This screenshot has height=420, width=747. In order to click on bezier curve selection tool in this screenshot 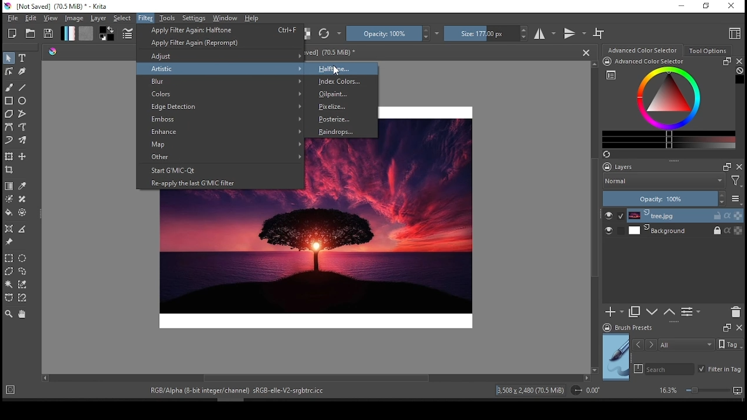, I will do `click(10, 298)`.